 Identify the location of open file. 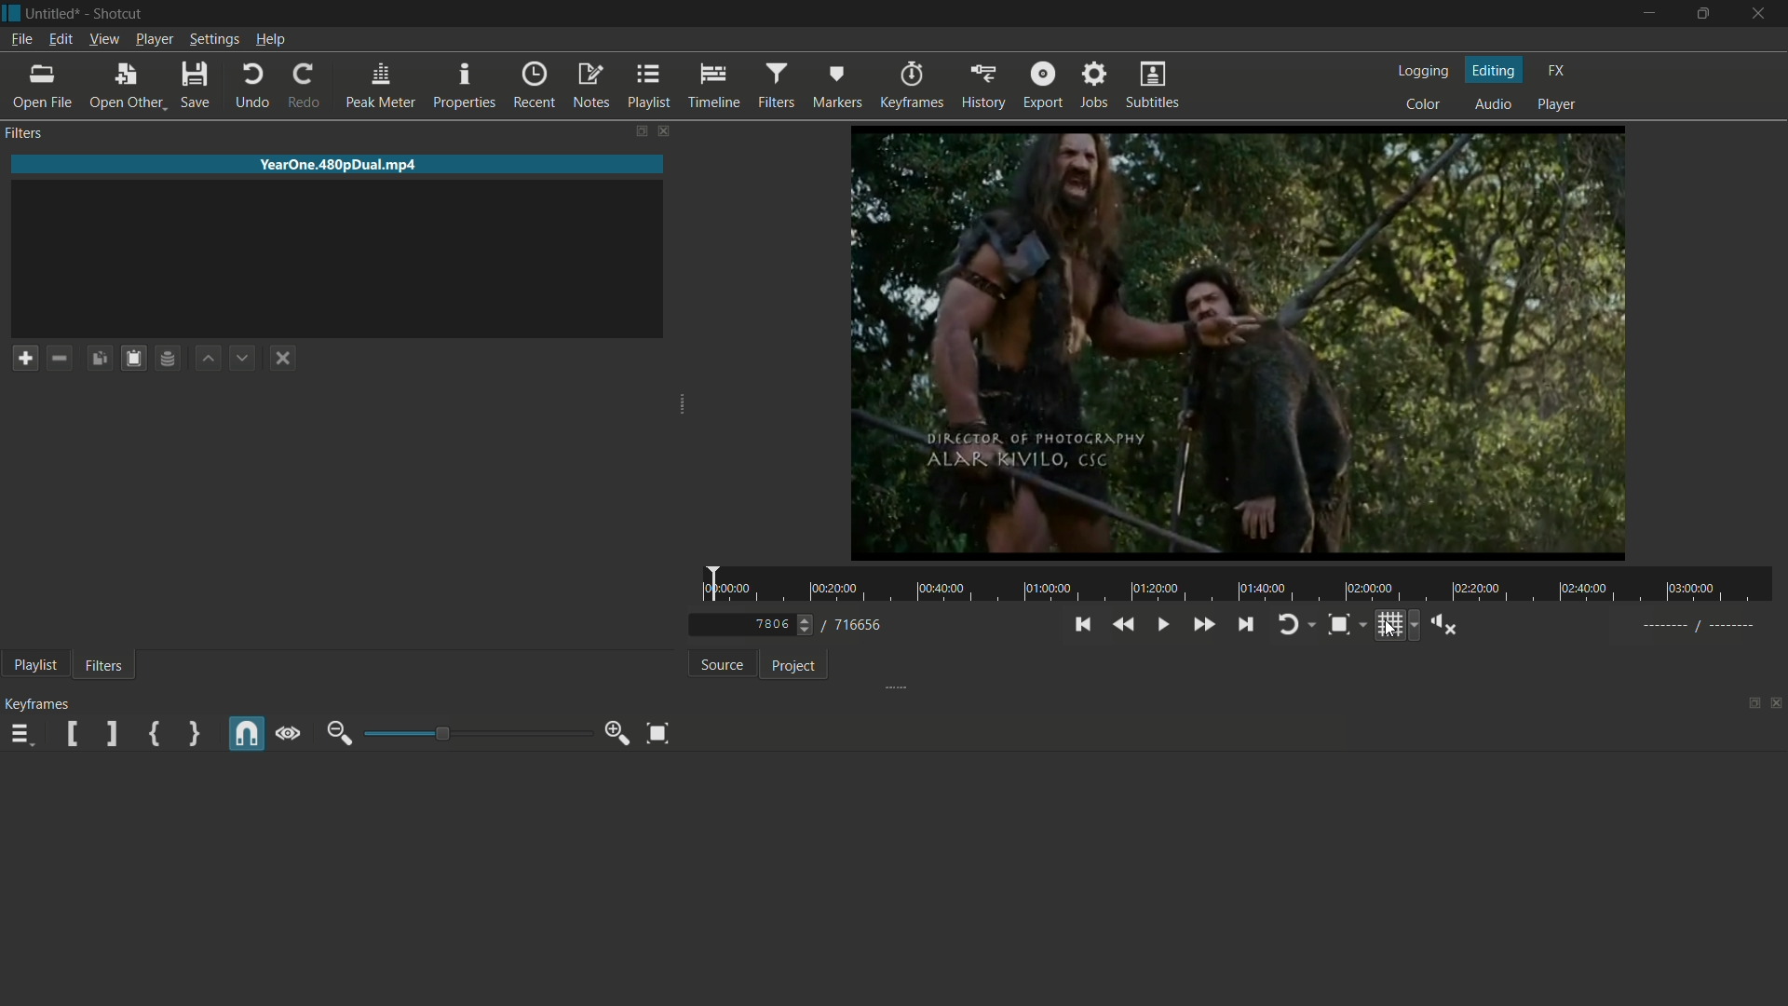
(44, 87).